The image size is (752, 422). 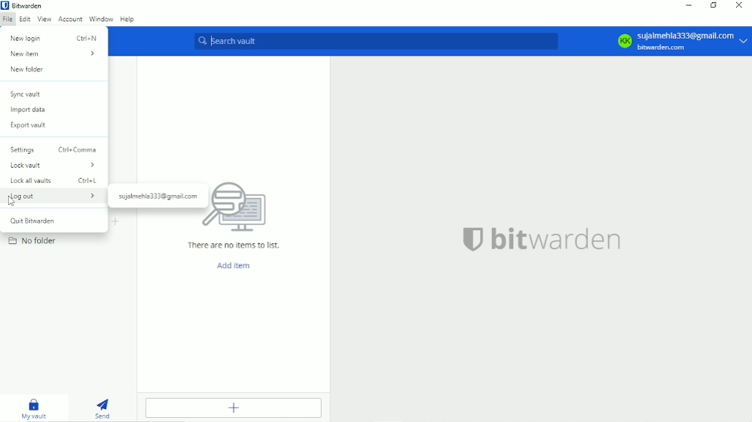 What do you see at coordinates (102, 408) in the screenshot?
I see `Send` at bounding box center [102, 408].